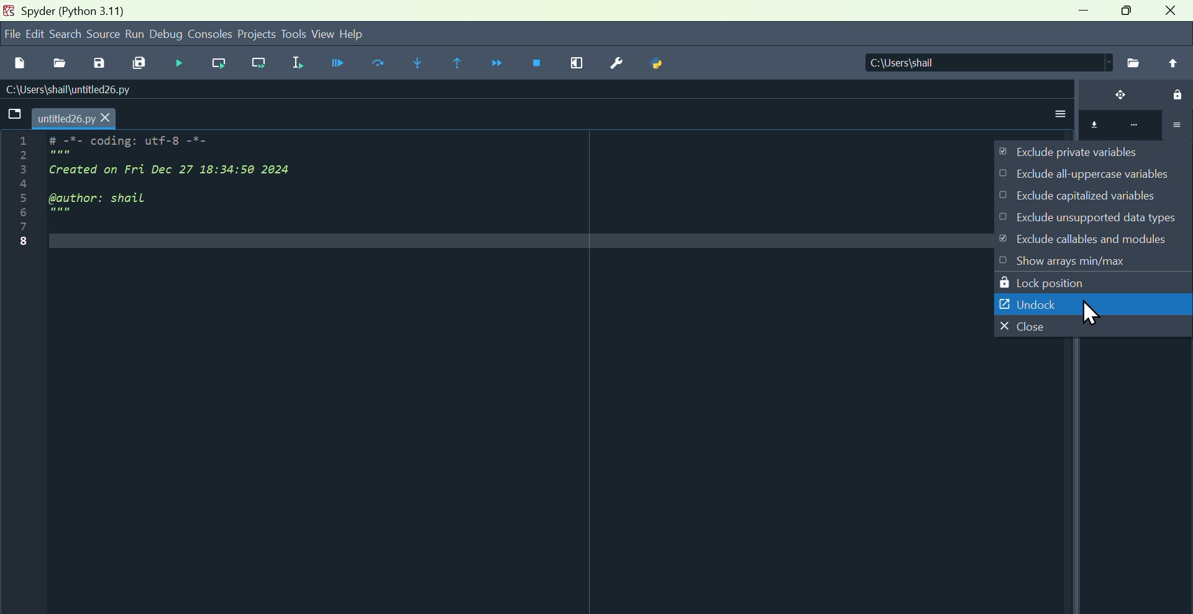 The image size is (1193, 614). I want to click on lock, so click(1172, 93).